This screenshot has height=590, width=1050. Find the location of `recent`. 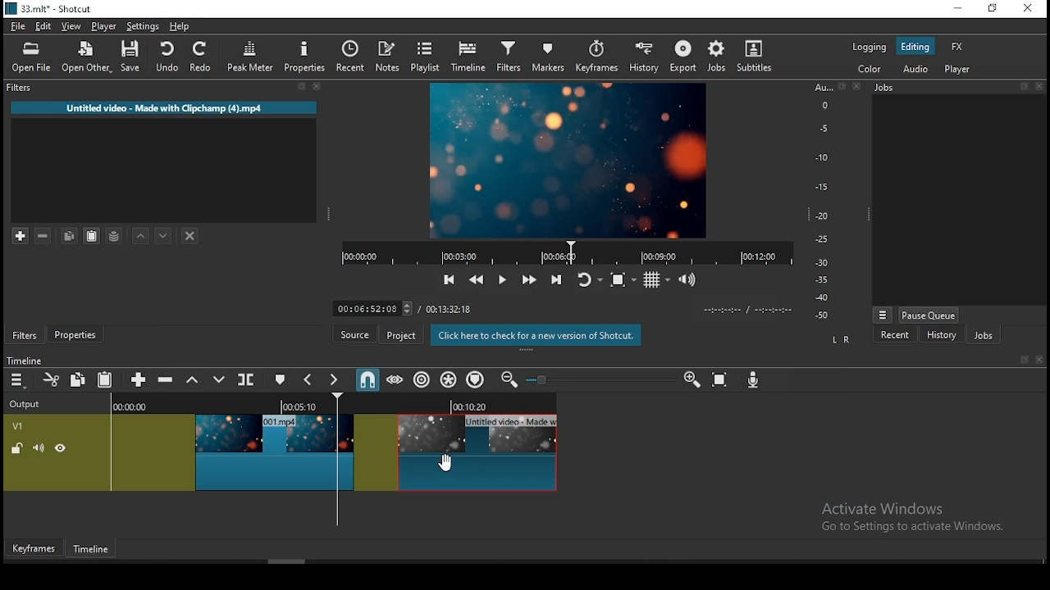

recent is located at coordinates (892, 335).